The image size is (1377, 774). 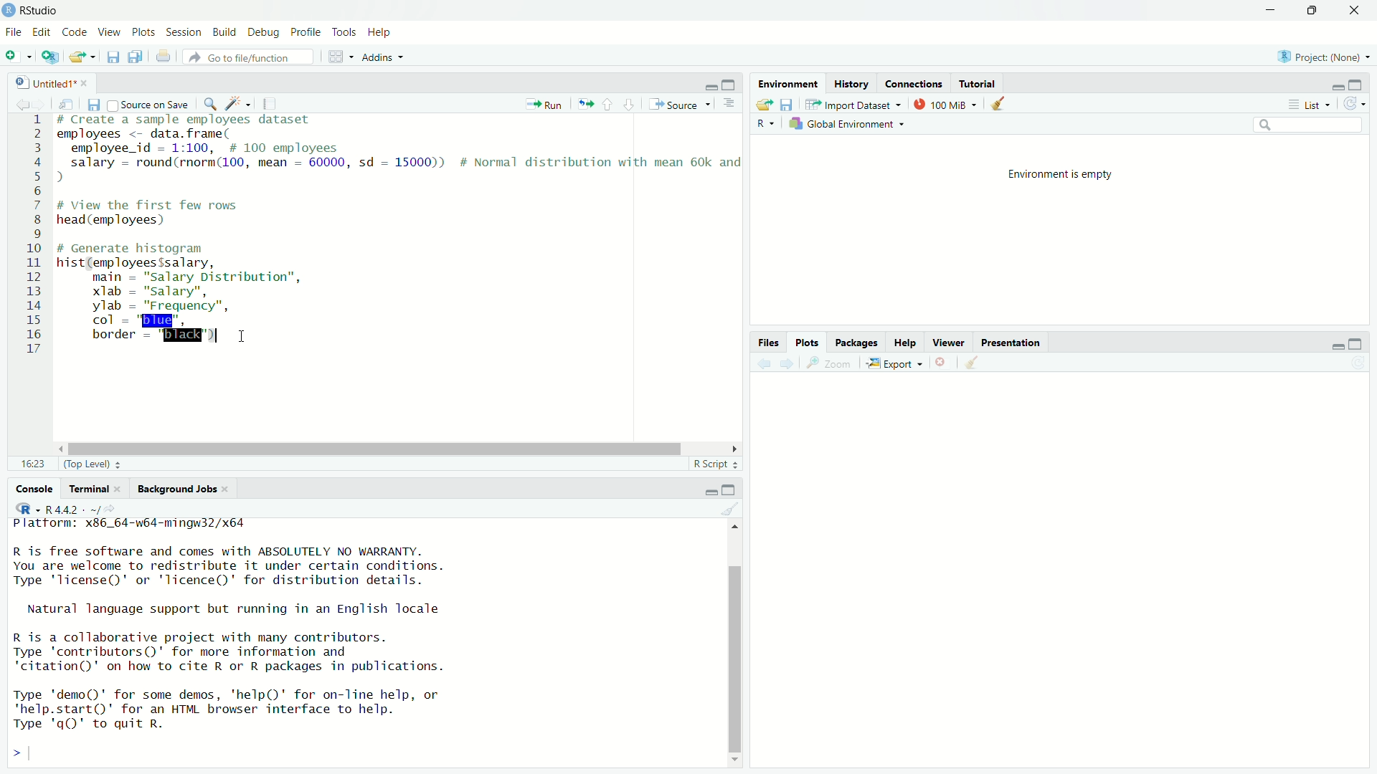 What do you see at coordinates (858, 343) in the screenshot?
I see `Packages` at bounding box center [858, 343].